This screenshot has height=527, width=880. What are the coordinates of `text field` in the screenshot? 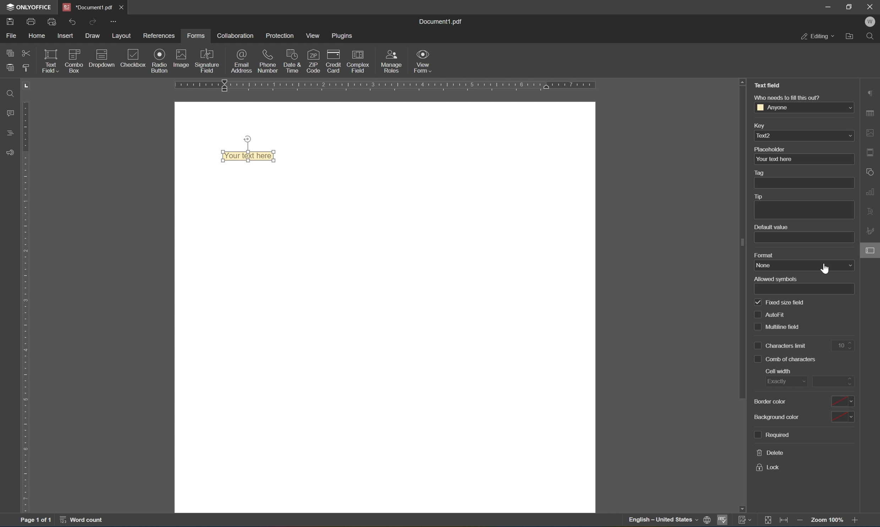 It's located at (245, 157).